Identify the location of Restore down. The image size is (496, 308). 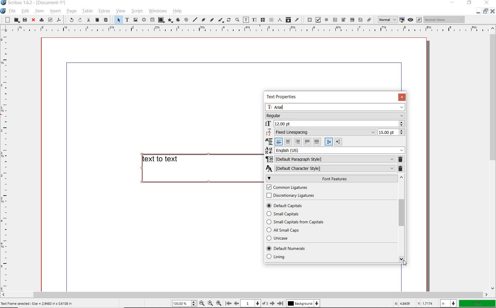
(477, 12).